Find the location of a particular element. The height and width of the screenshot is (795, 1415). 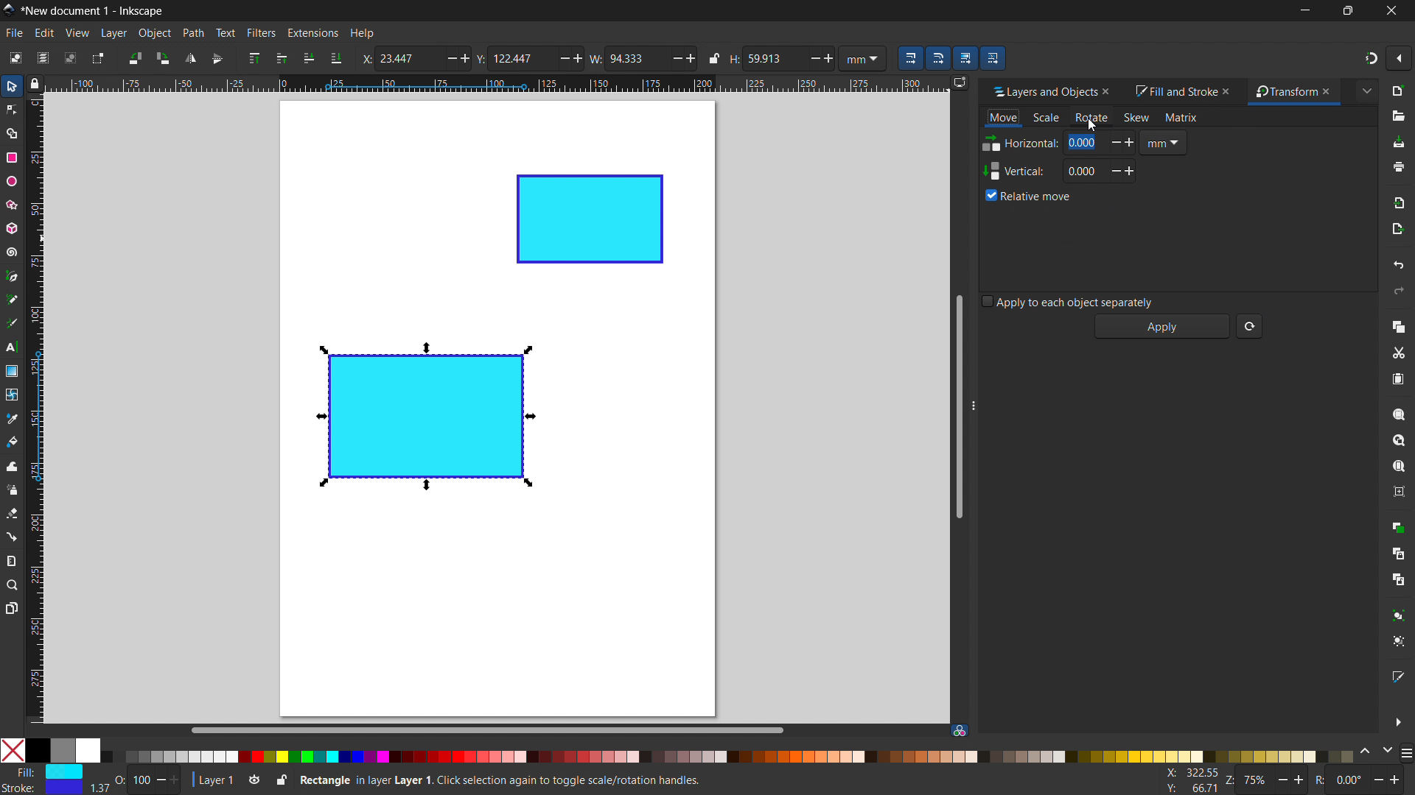

color managed is located at coordinates (959, 729).